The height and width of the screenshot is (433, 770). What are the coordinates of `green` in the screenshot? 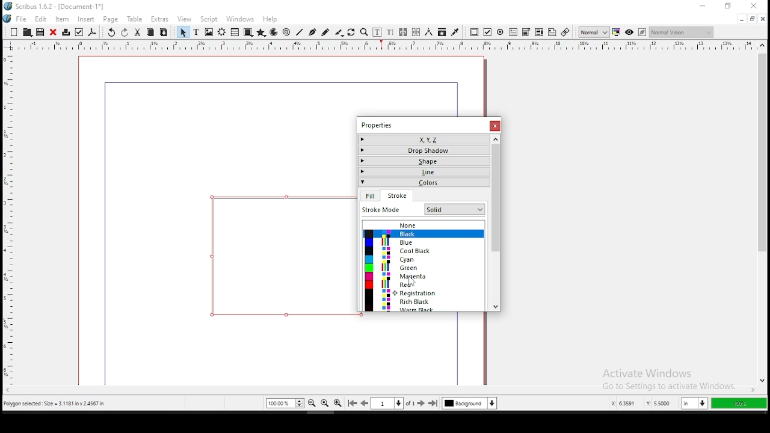 It's located at (423, 268).